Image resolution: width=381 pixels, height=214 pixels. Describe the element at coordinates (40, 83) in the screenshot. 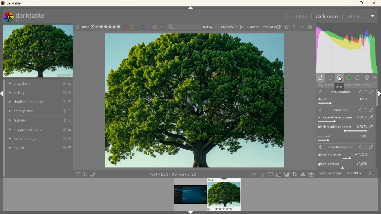

I see `` at that location.